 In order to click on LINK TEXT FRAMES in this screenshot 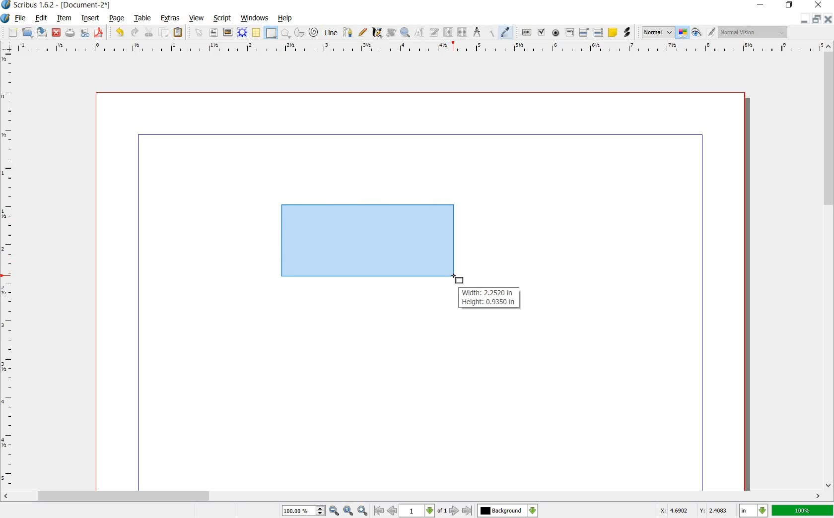, I will do `click(448, 33)`.